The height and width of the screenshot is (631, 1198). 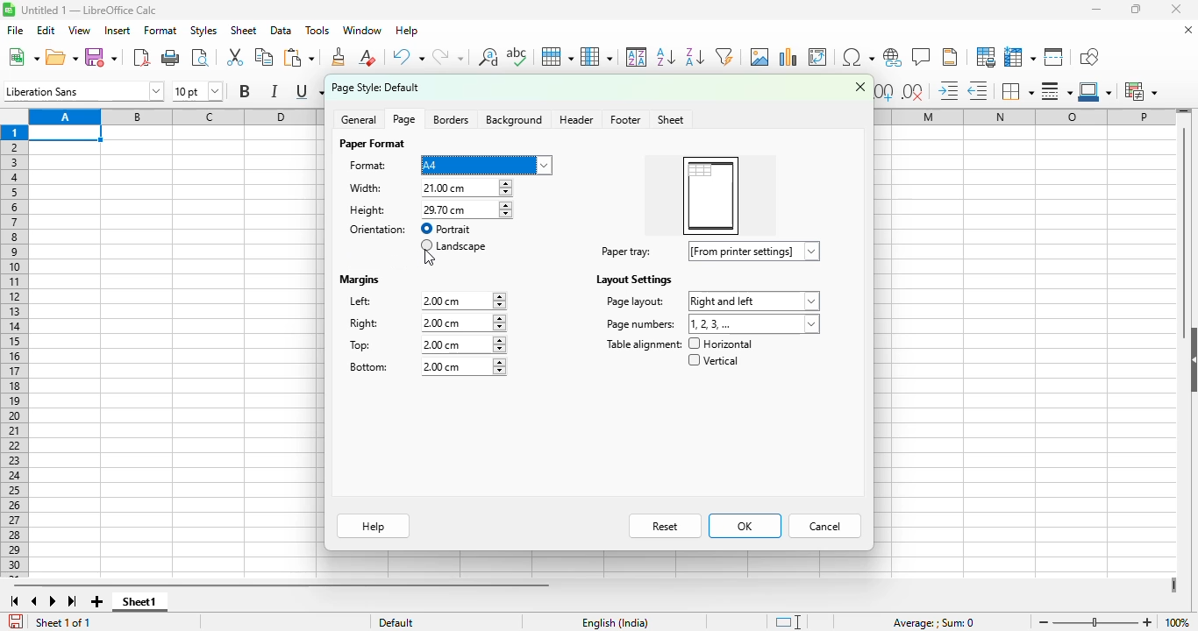 What do you see at coordinates (1056, 91) in the screenshot?
I see `border style` at bounding box center [1056, 91].